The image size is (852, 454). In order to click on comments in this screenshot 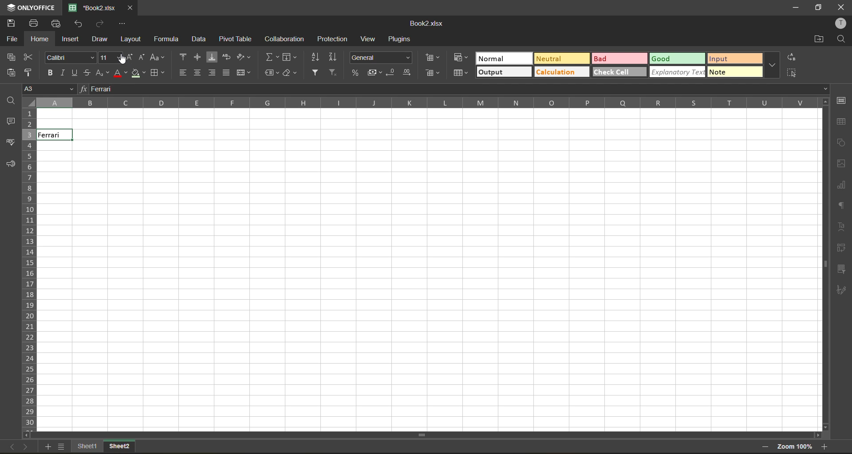, I will do `click(12, 121)`.